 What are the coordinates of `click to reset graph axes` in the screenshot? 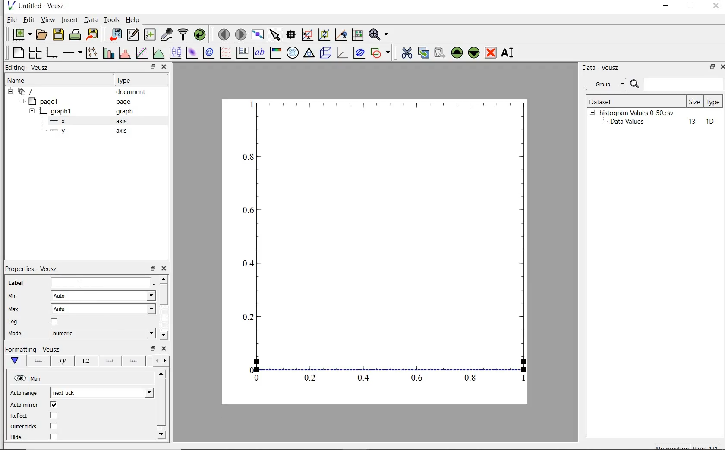 It's located at (307, 34).